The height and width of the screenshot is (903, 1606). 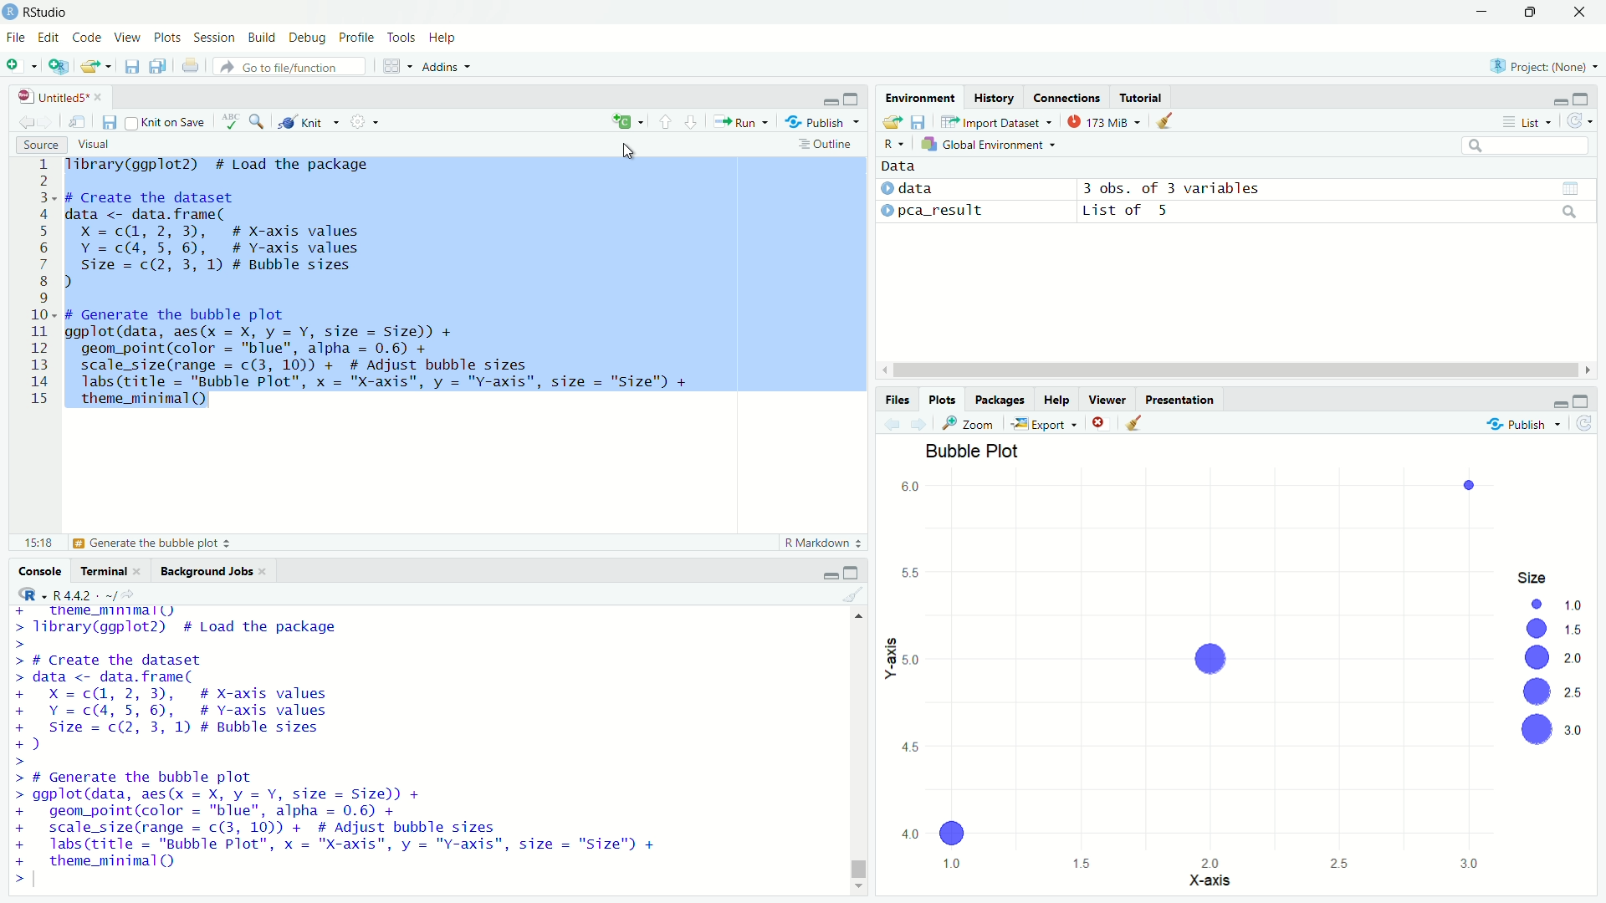 What do you see at coordinates (893, 144) in the screenshot?
I see `R language` at bounding box center [893, 144].